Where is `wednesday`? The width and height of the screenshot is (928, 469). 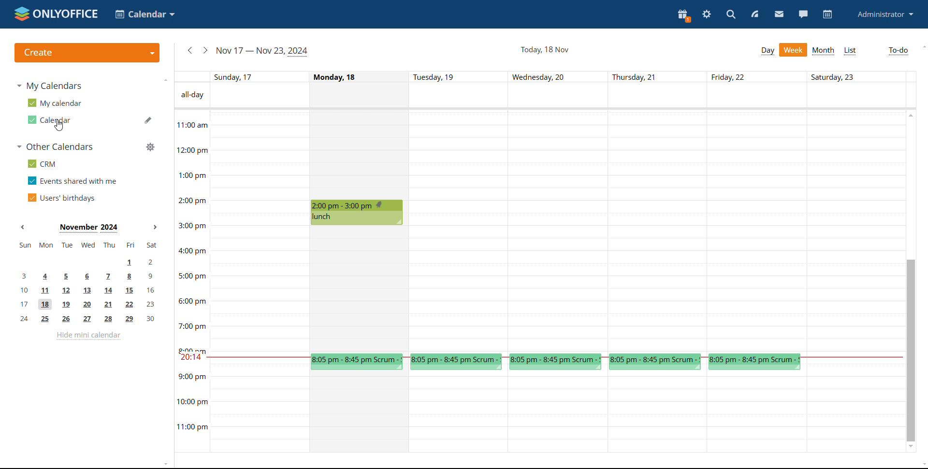 wednesday is located at coordinates (559, 413).